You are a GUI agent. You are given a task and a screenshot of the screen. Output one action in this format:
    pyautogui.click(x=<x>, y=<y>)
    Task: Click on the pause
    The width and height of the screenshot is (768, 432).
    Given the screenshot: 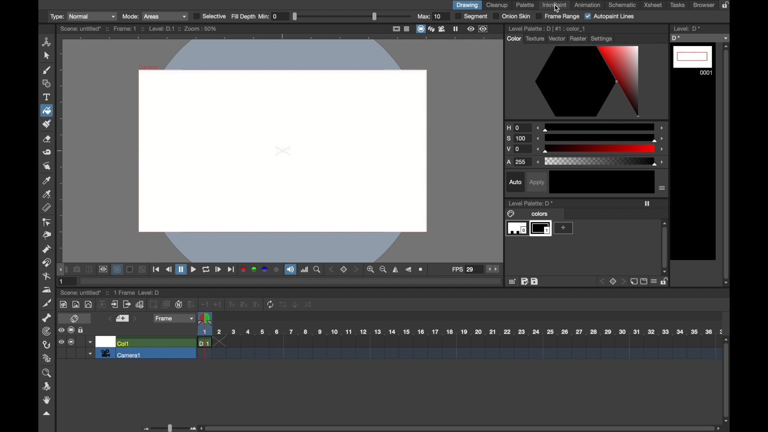 What is the action you would take?
    pyautogui.click(x=182, y=270)
    